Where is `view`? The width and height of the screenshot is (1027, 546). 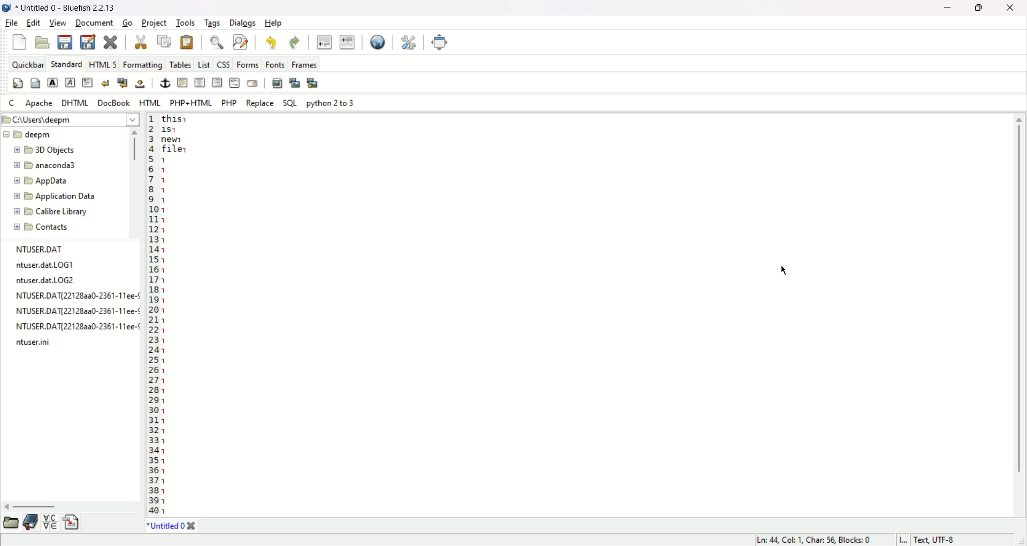
view is located at coordinates (58, 22).